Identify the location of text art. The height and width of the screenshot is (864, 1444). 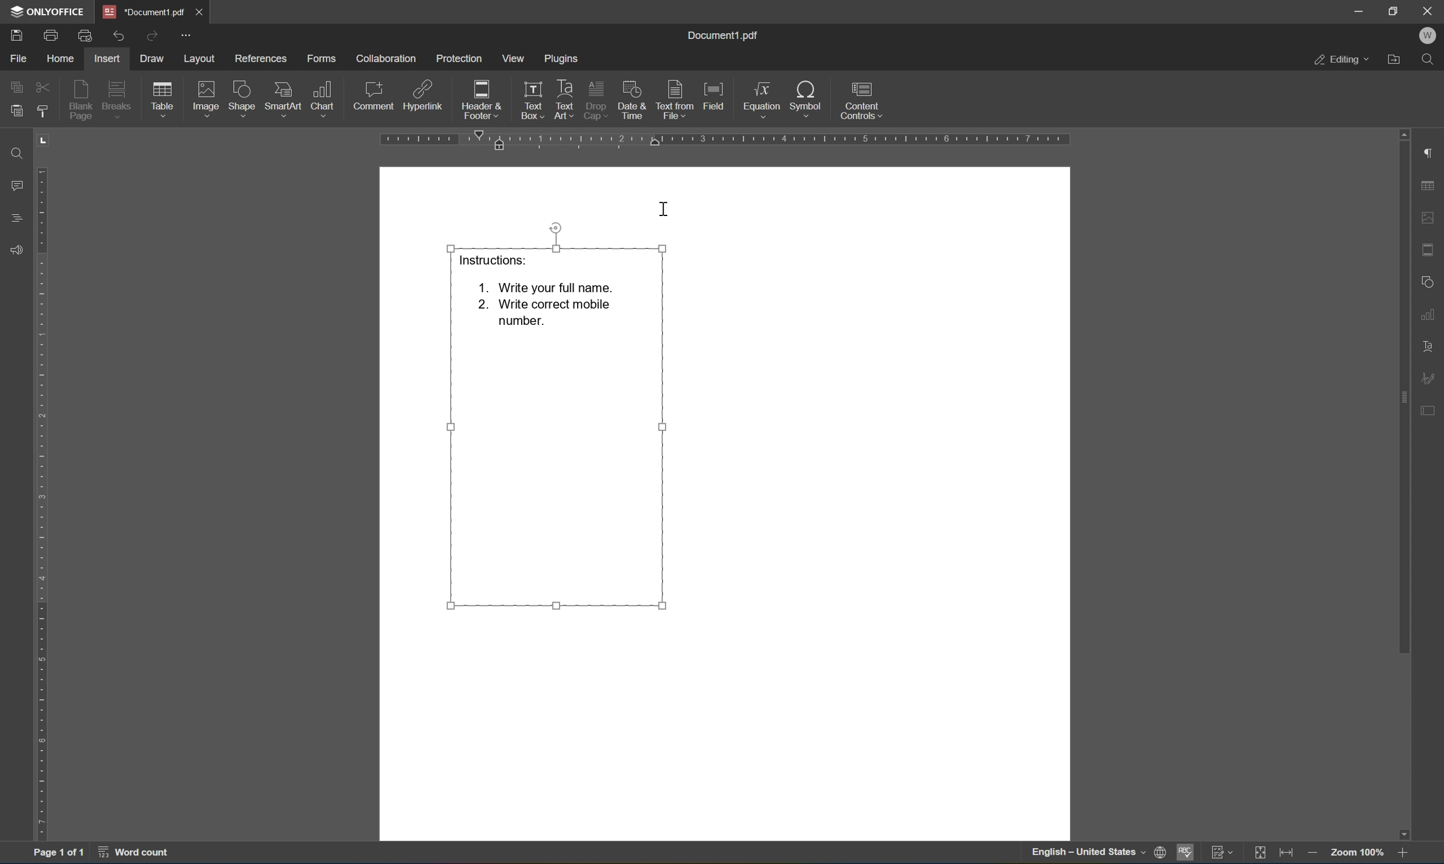
(565, 97).